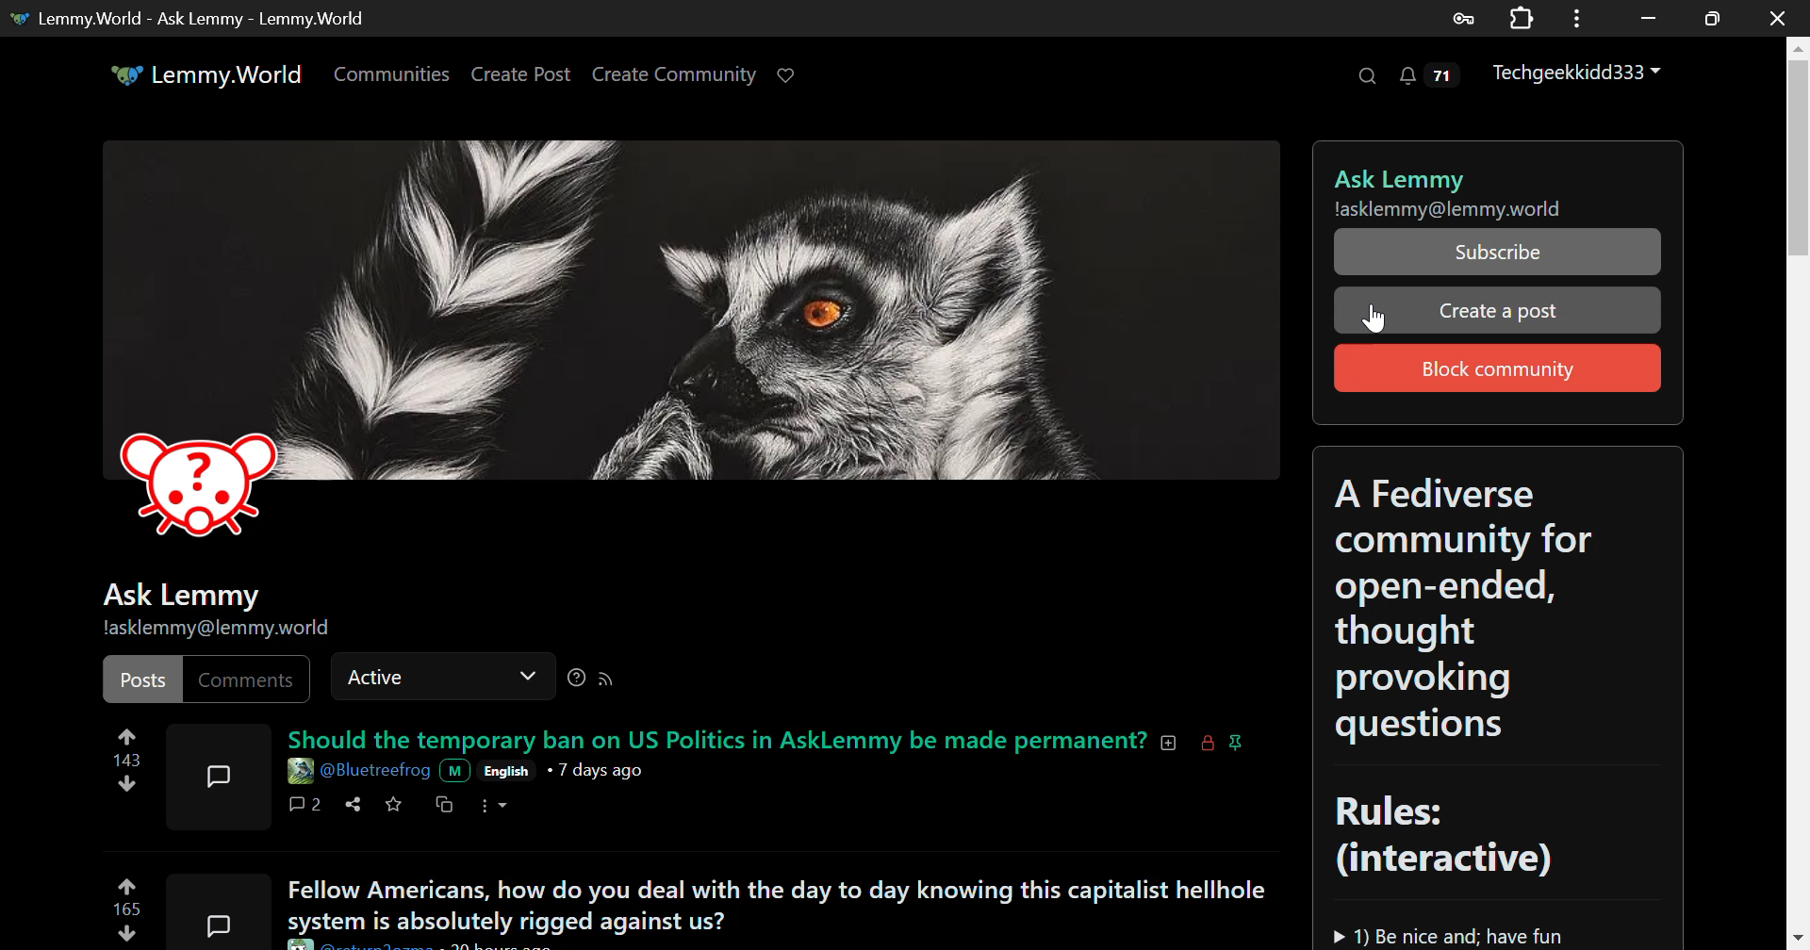 This screenshot has width=1810, height=950. Describe the element at coordinates (123, 756) in the screenshot. I see `Post Vote Counter` at that location.